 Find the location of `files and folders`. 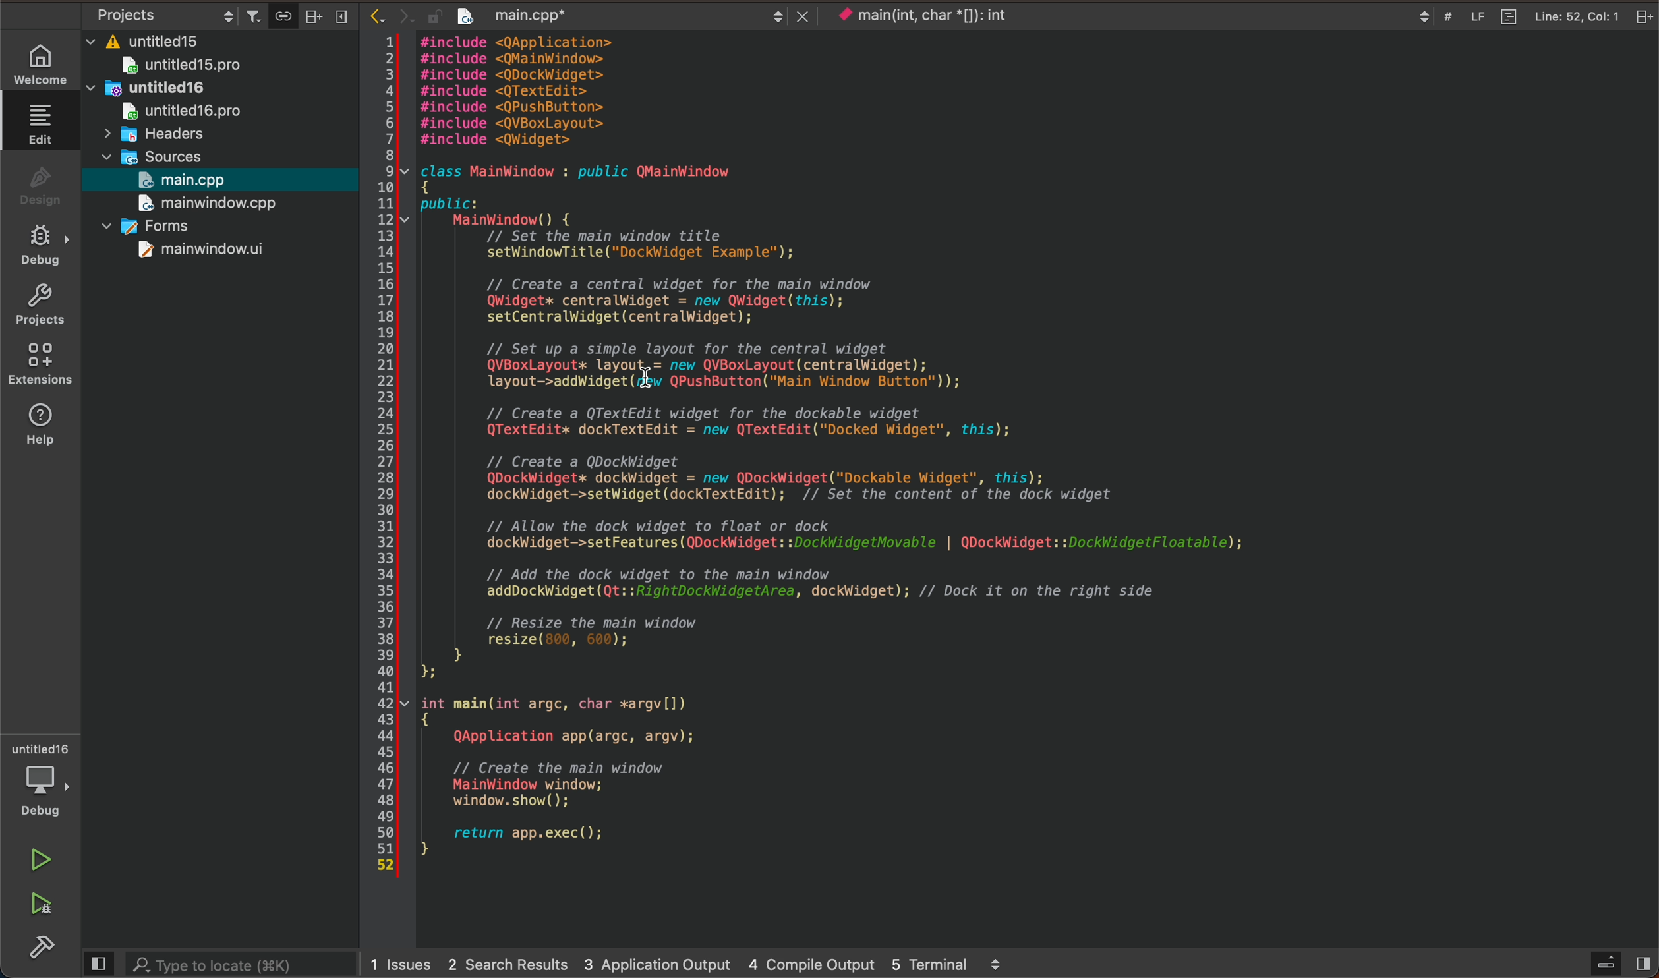

files and folders is located at coordinates (225, 42).